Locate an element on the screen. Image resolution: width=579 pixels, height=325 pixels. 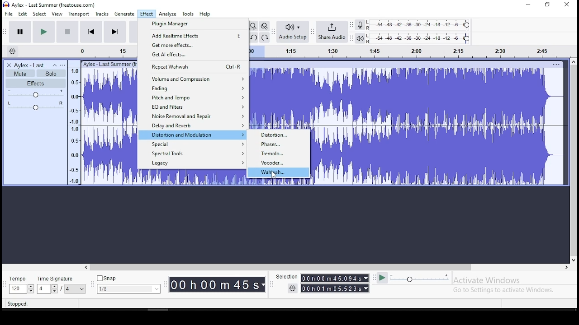
scroll bar is located at coordinates (574, 161).